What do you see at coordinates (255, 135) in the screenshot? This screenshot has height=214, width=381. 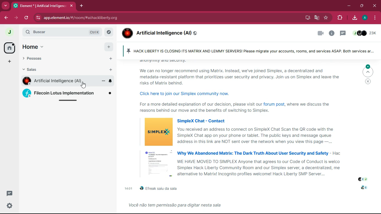 I see `You received an address to connect on Simplex Chat Scan the QR code with the Simplex Chat app on your phone or tablet. The public keys and message queue address in this link are NOT sent over the network when you view this page-...` at bounding box center [255, 135].